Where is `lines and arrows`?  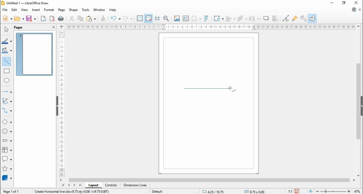 lines and arrows is located at coordinates (6, 92).